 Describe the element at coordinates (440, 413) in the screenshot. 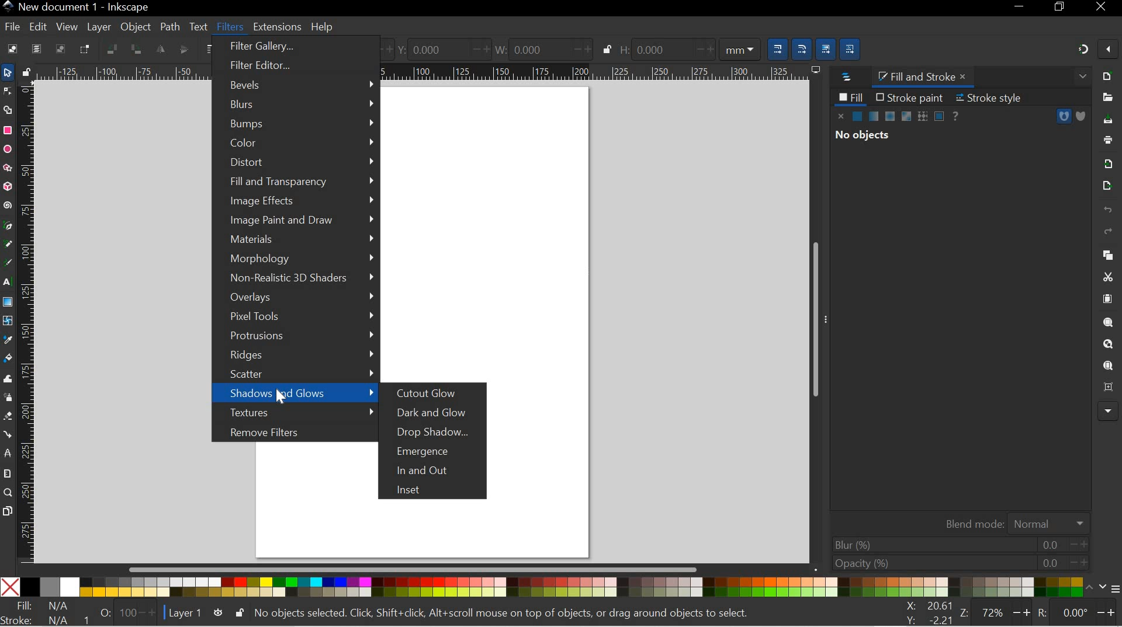

I see `DARK AND GLOW` at that location.